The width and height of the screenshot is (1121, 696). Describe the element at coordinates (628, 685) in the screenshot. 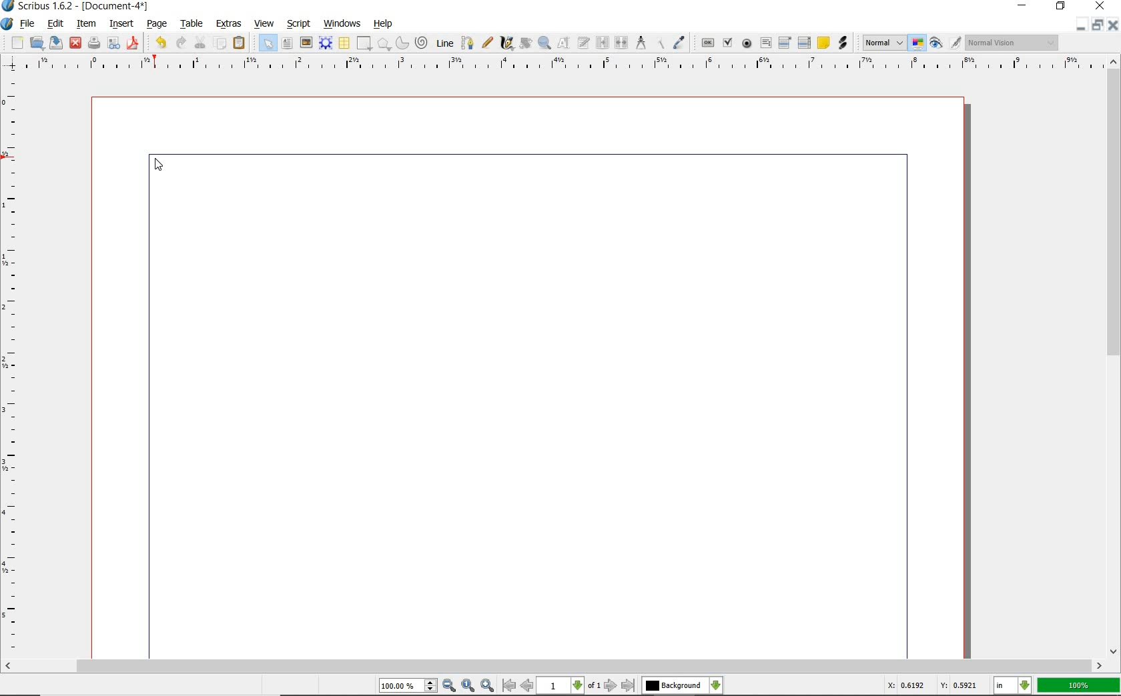

I see `go to last page` at that location.